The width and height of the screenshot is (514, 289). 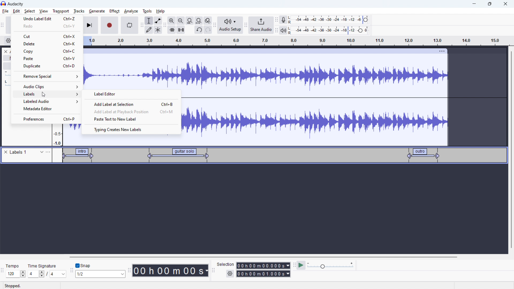 I want to click on record, so click(x=110, y=25).